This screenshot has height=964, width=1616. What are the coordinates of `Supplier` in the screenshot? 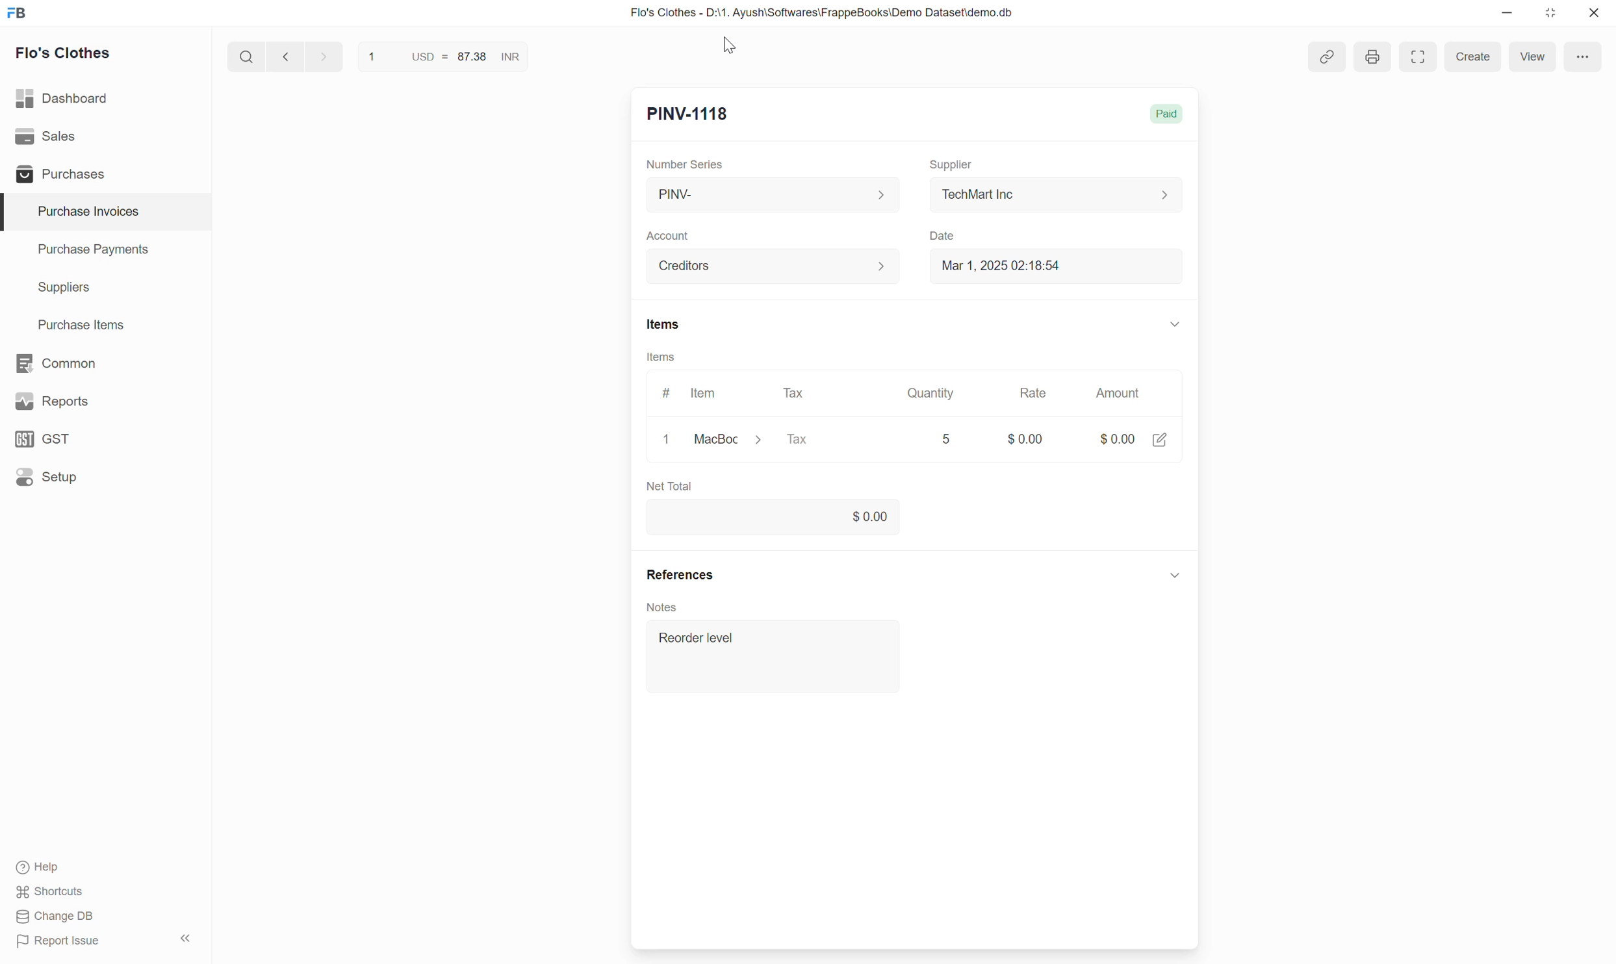 It's located at (951, 165).